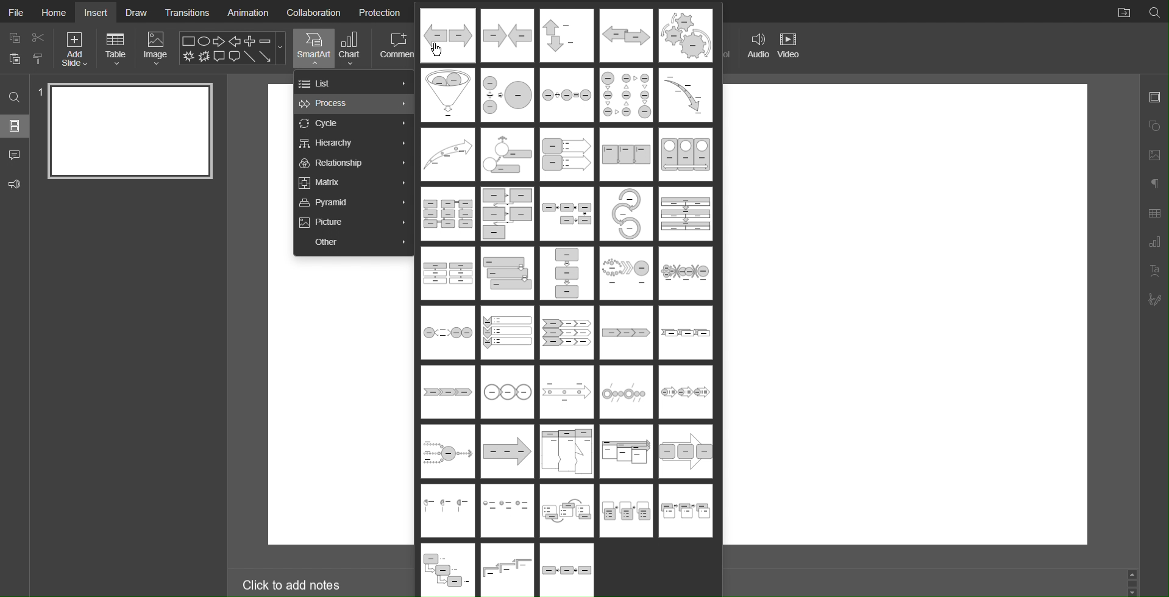  What do you see at coordinates (397, 49) in the screenshot?
I see `Comment ` at bounding box center [397, 49].